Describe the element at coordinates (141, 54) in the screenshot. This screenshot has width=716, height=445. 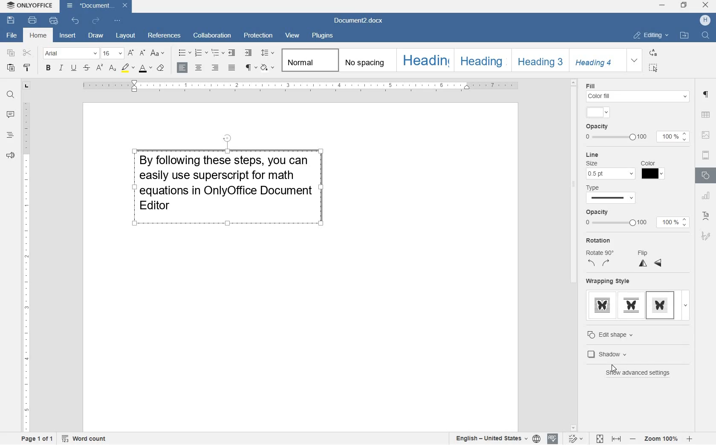
I see `decrement font size` at that location.